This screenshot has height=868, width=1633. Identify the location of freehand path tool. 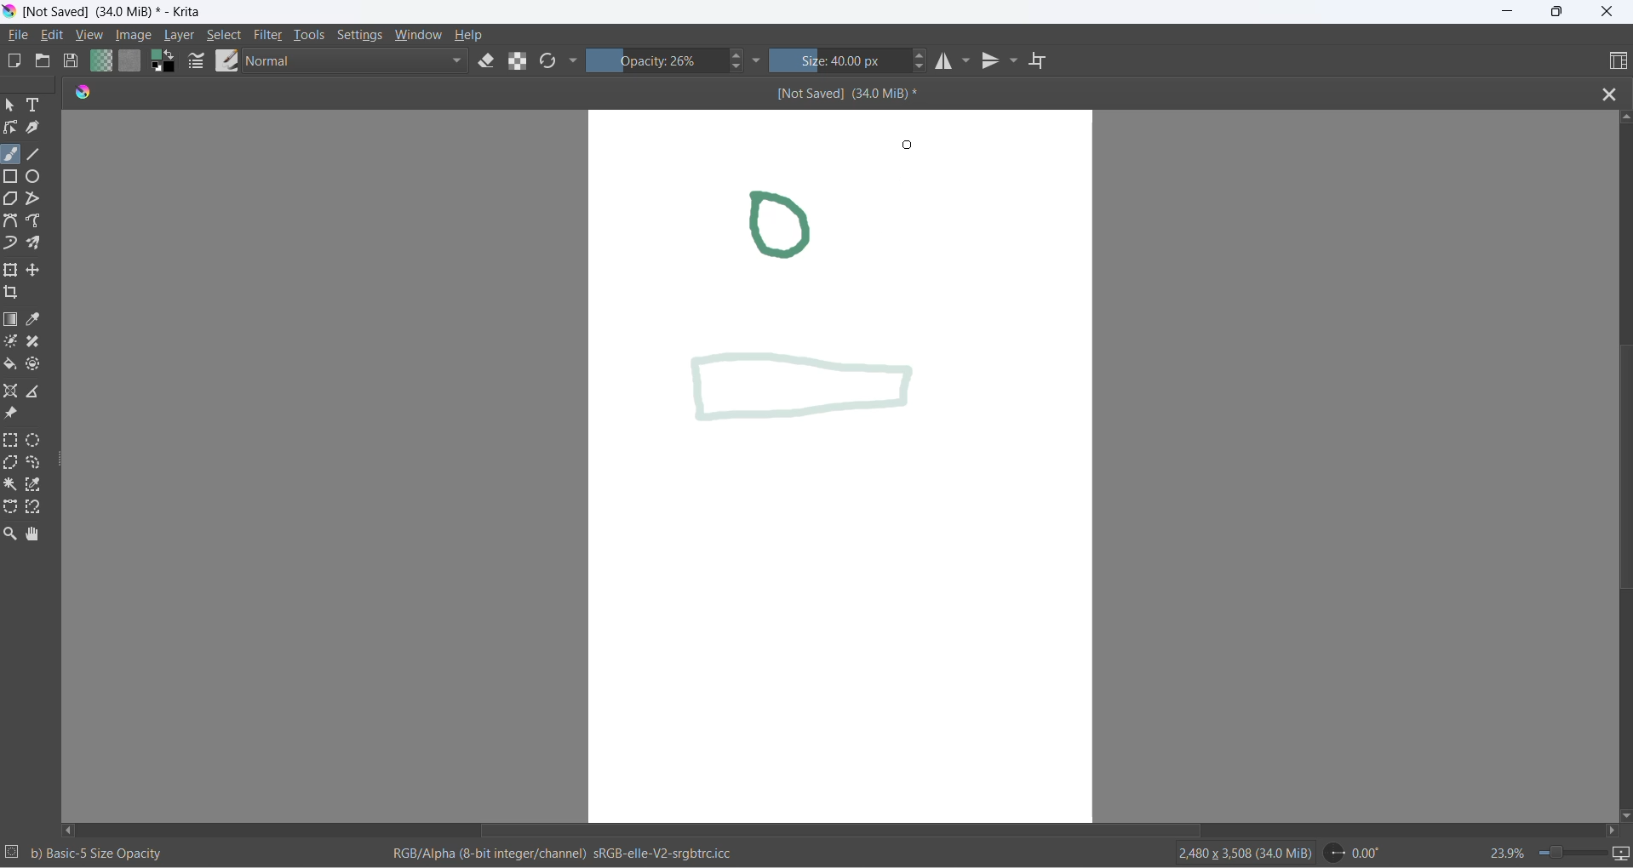
(40, 221).